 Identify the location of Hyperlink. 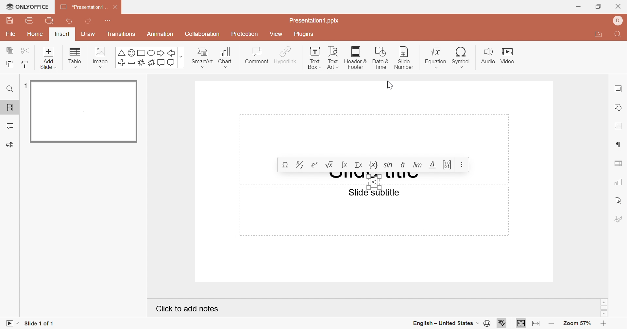
(287, 56).